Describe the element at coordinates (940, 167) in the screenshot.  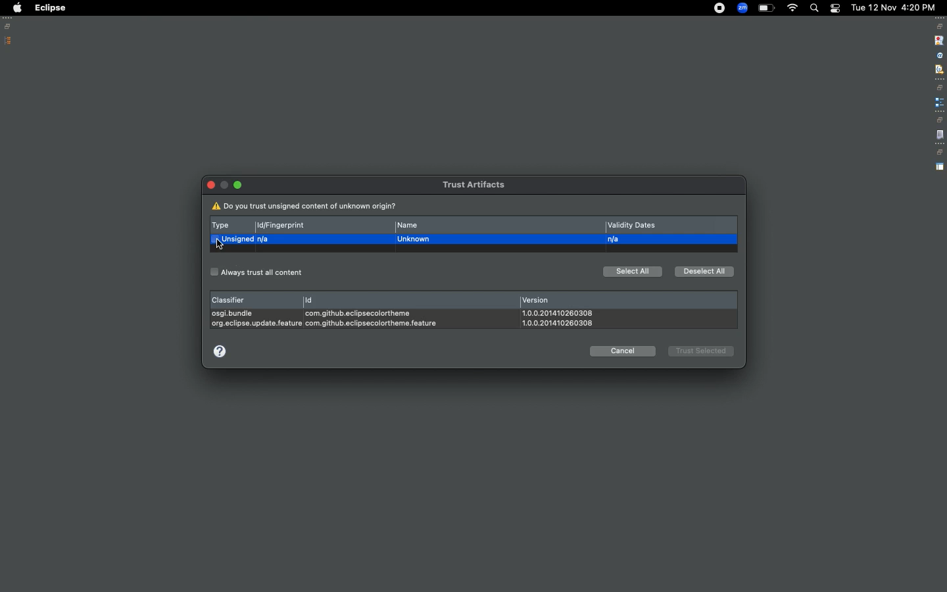
I see `perspective` at that location.